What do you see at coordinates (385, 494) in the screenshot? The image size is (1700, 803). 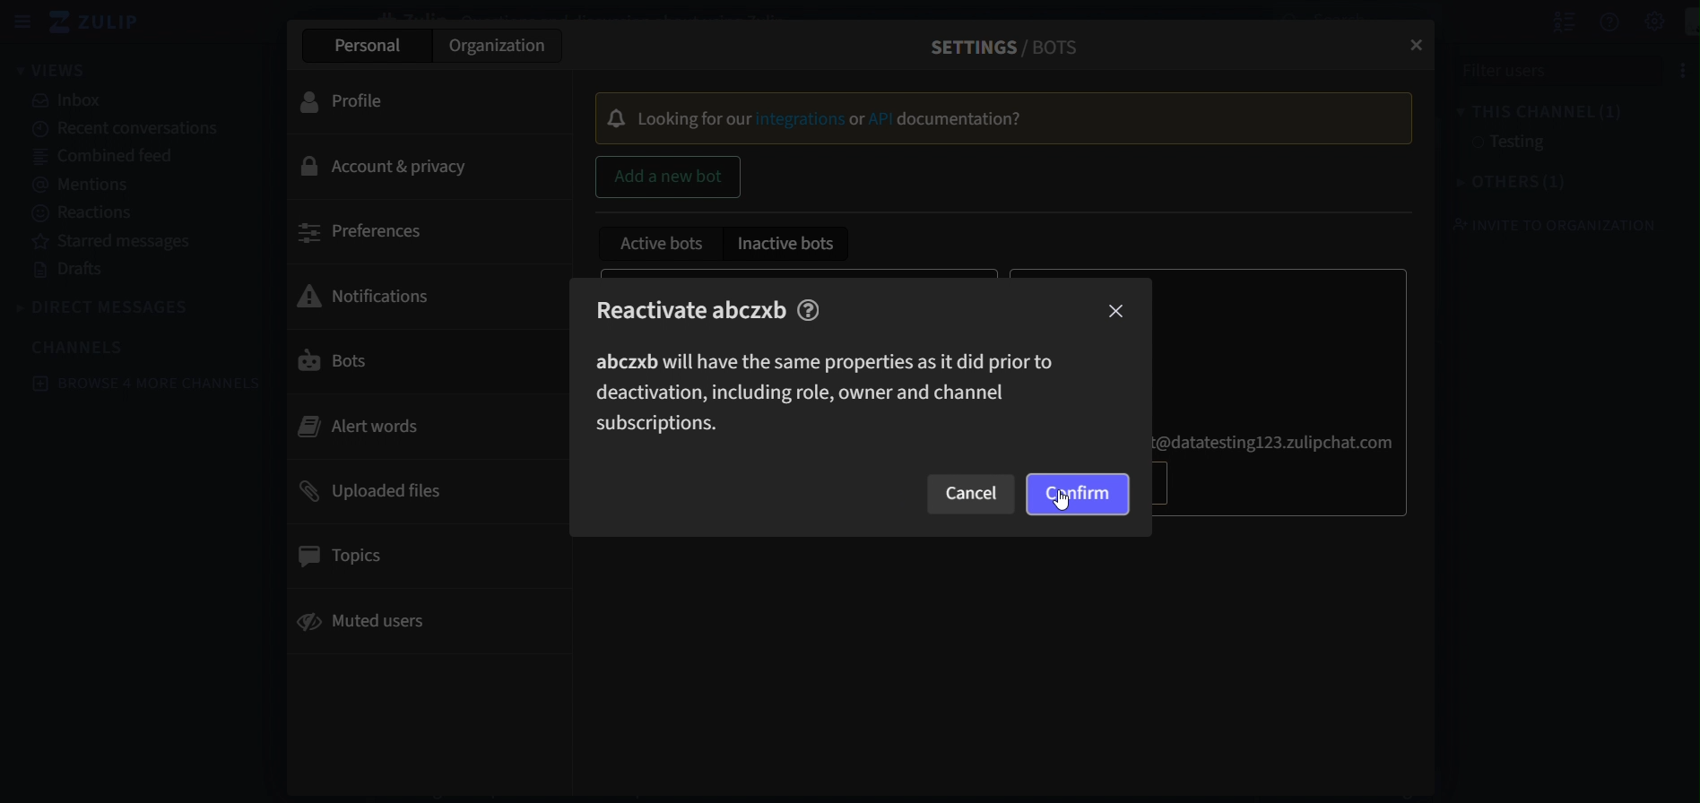 I see `uploaded files` at bounding box center [385, 494].